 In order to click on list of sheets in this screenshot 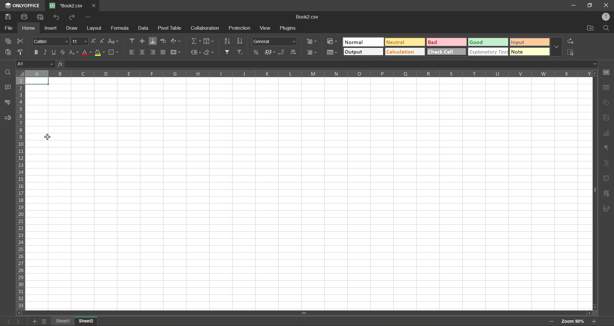, I will do `click(45, 321)`.